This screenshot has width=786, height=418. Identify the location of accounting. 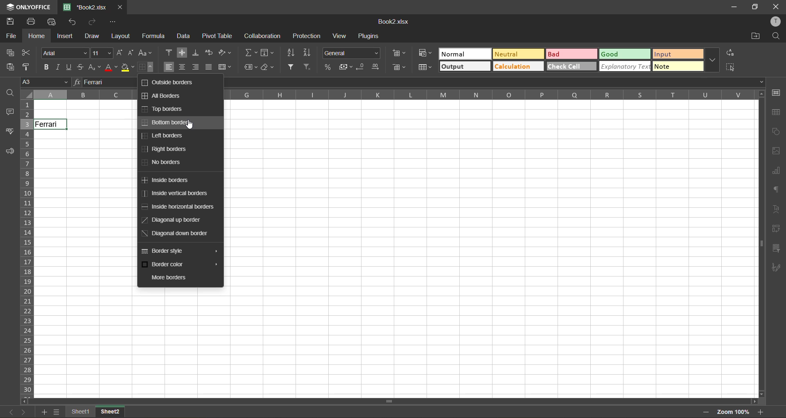
(345, 68).